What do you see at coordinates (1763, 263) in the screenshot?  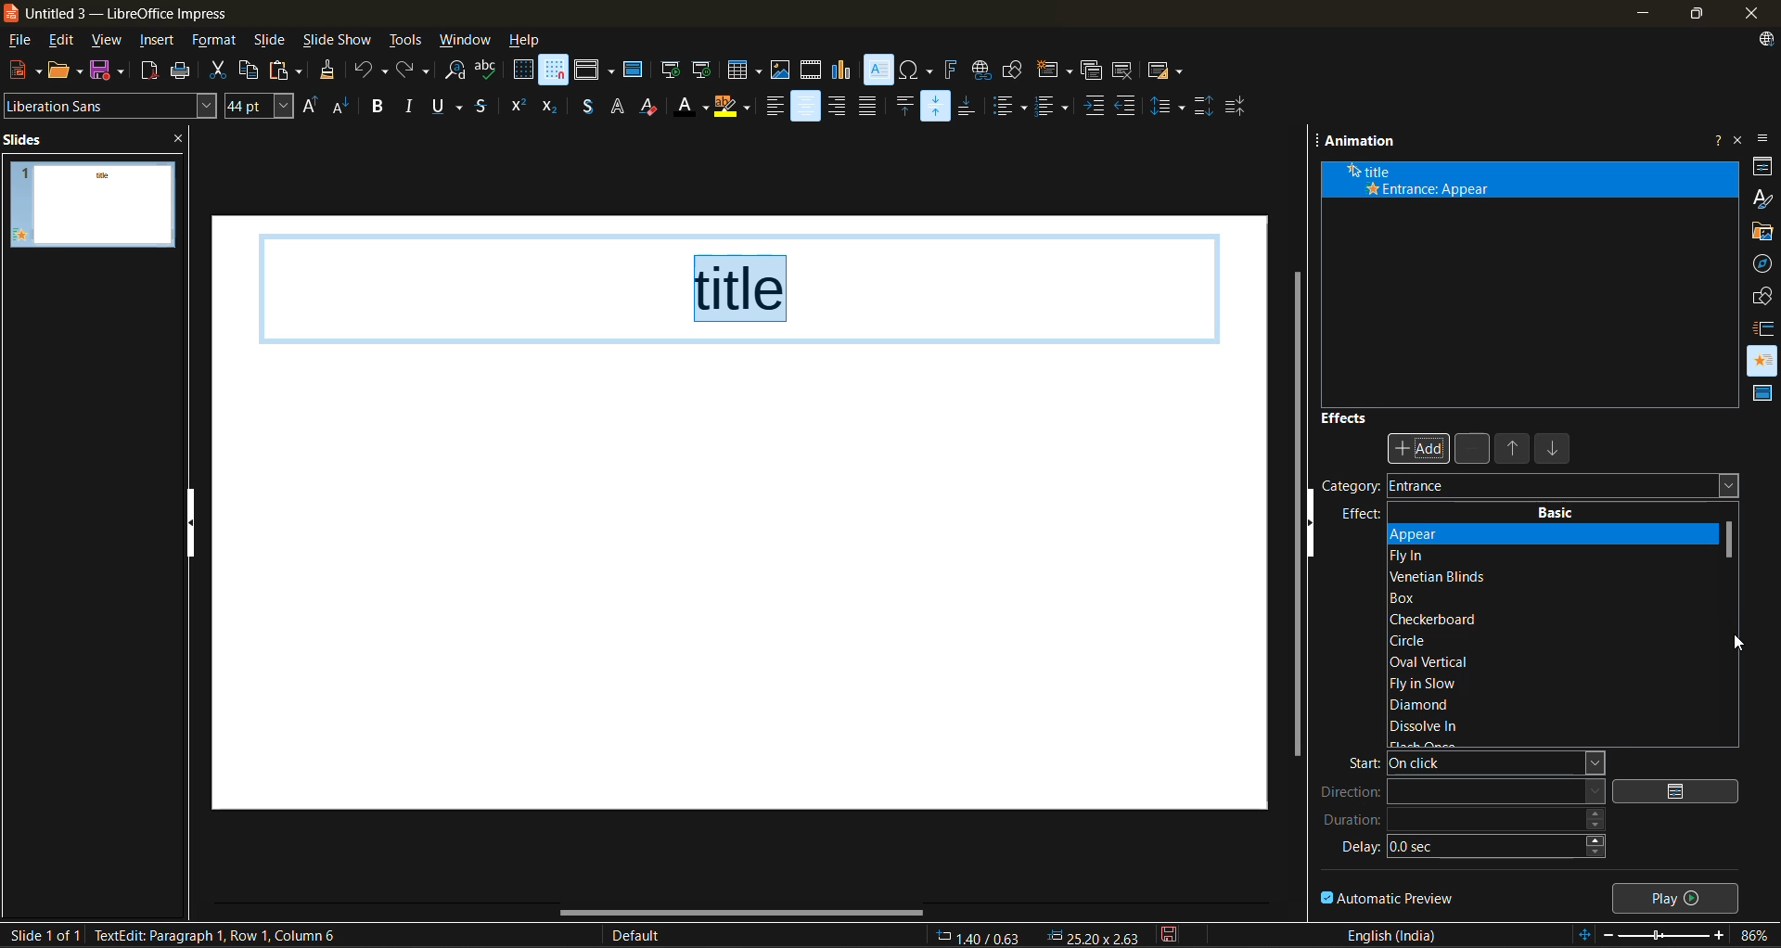 I see `navigator` at bounding box center [1763, 263].